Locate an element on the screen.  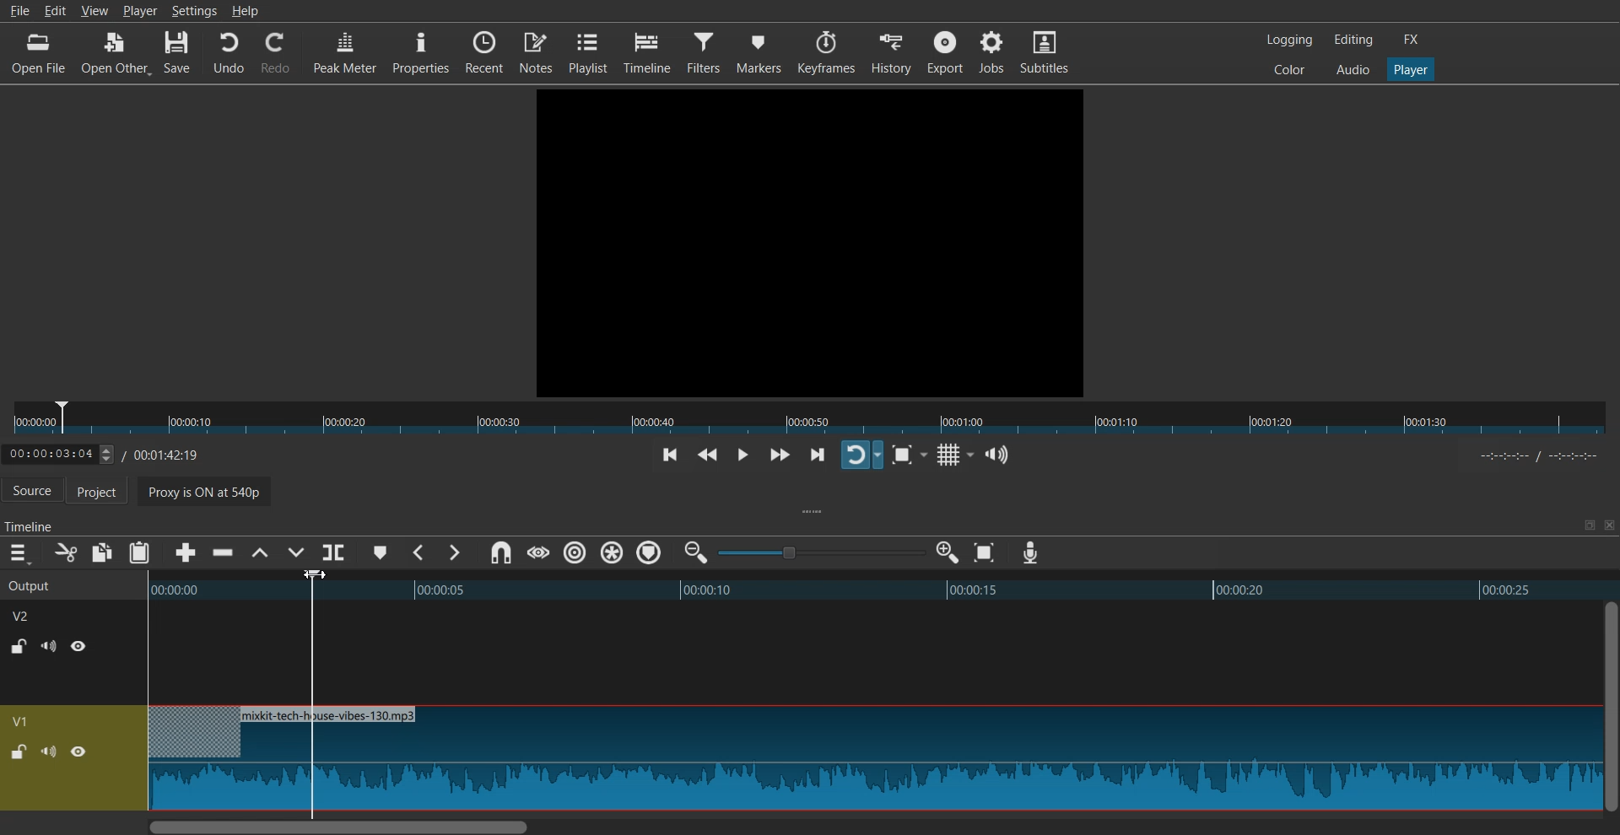
Timeline preview is located at coordinates (883, 588).